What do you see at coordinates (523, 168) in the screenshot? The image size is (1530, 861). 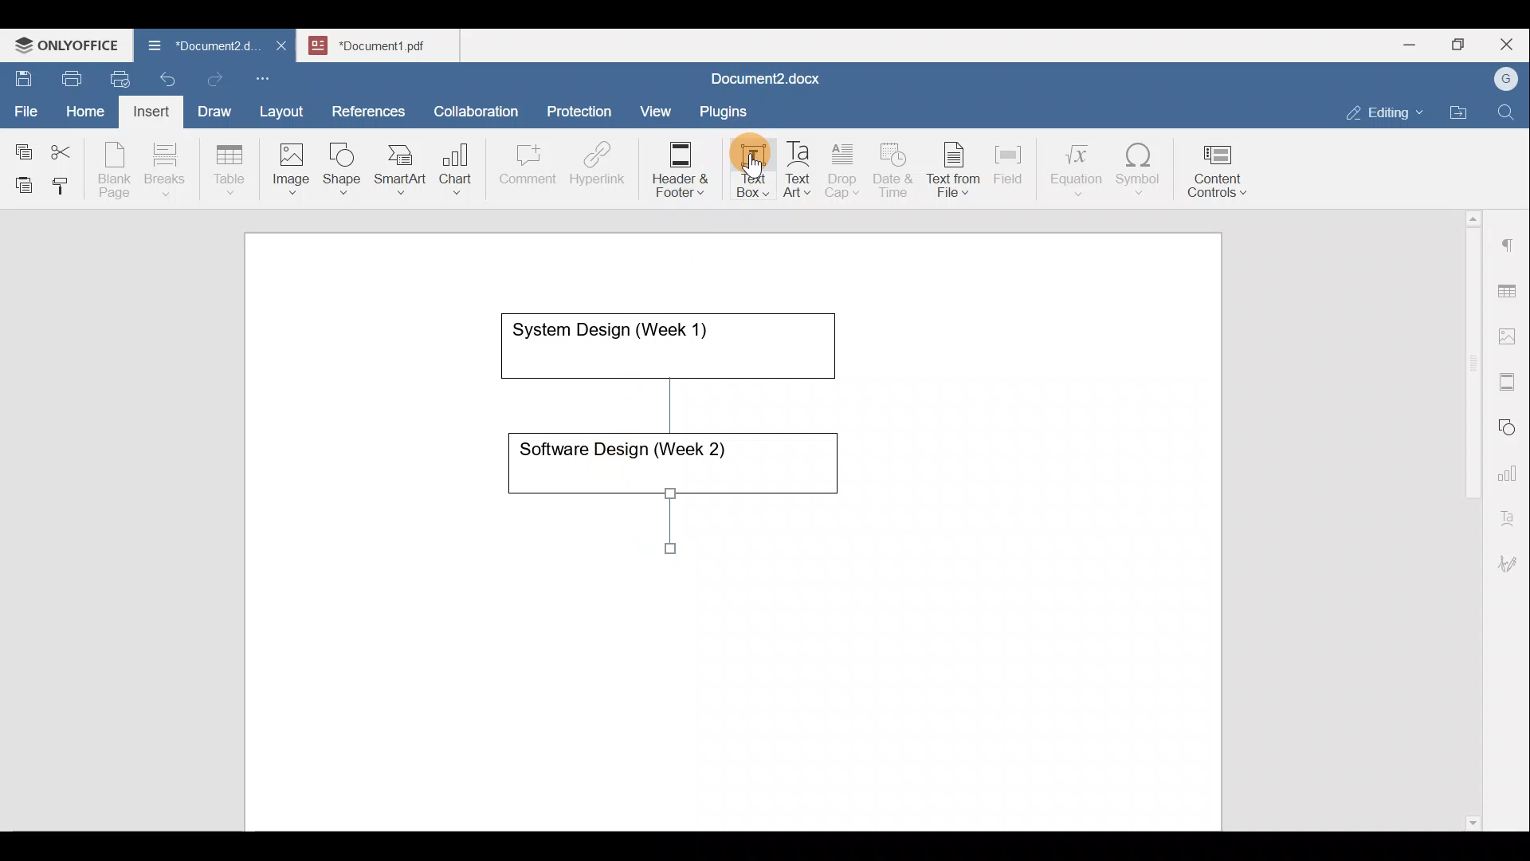 I see `Comment` at bounding box center [523, 168].